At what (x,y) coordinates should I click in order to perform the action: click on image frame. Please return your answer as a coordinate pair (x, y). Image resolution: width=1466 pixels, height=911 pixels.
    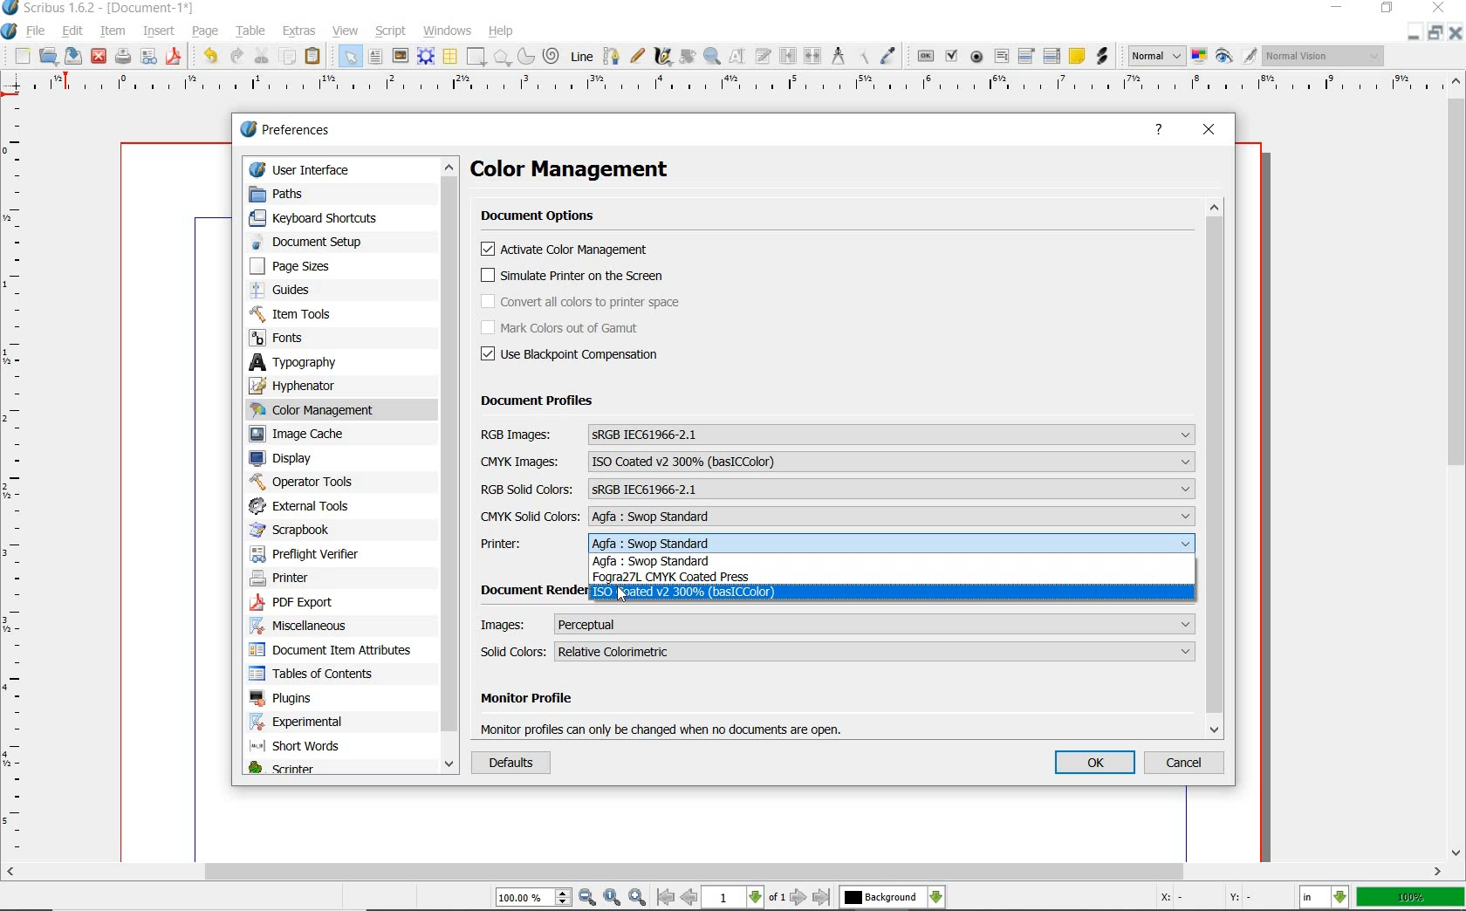
    Looking at the image, I should click on (399, 55).